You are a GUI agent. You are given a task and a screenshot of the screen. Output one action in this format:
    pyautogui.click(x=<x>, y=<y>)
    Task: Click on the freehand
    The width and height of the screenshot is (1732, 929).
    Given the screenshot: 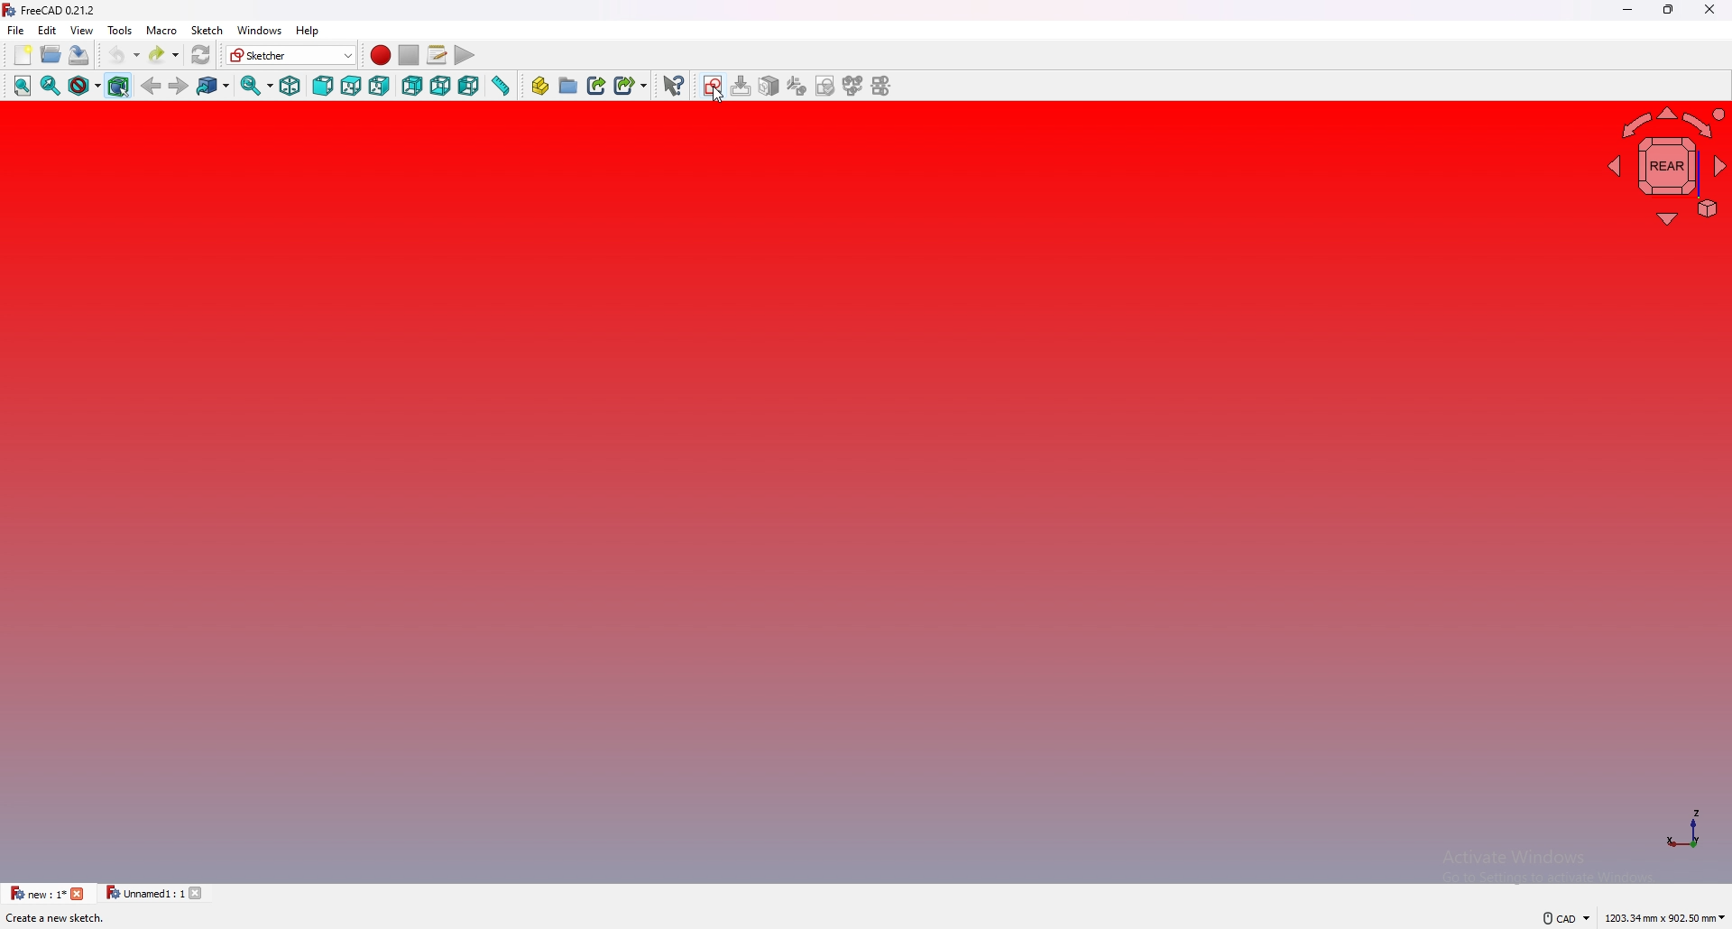 What is the action you would take?
    pyautogui.click(x=882, y=86)
    